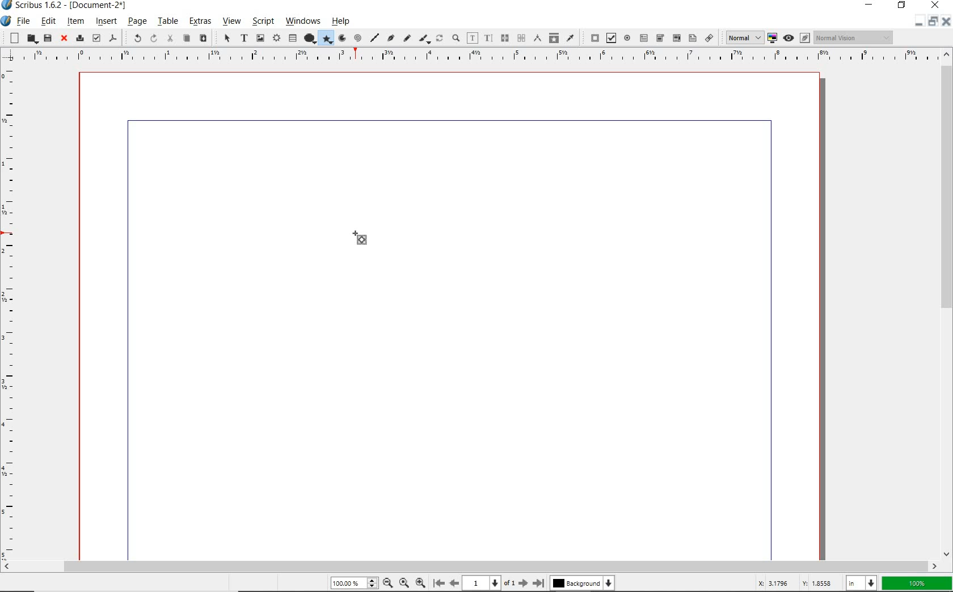  I want to click on cut, so click(171, 39).